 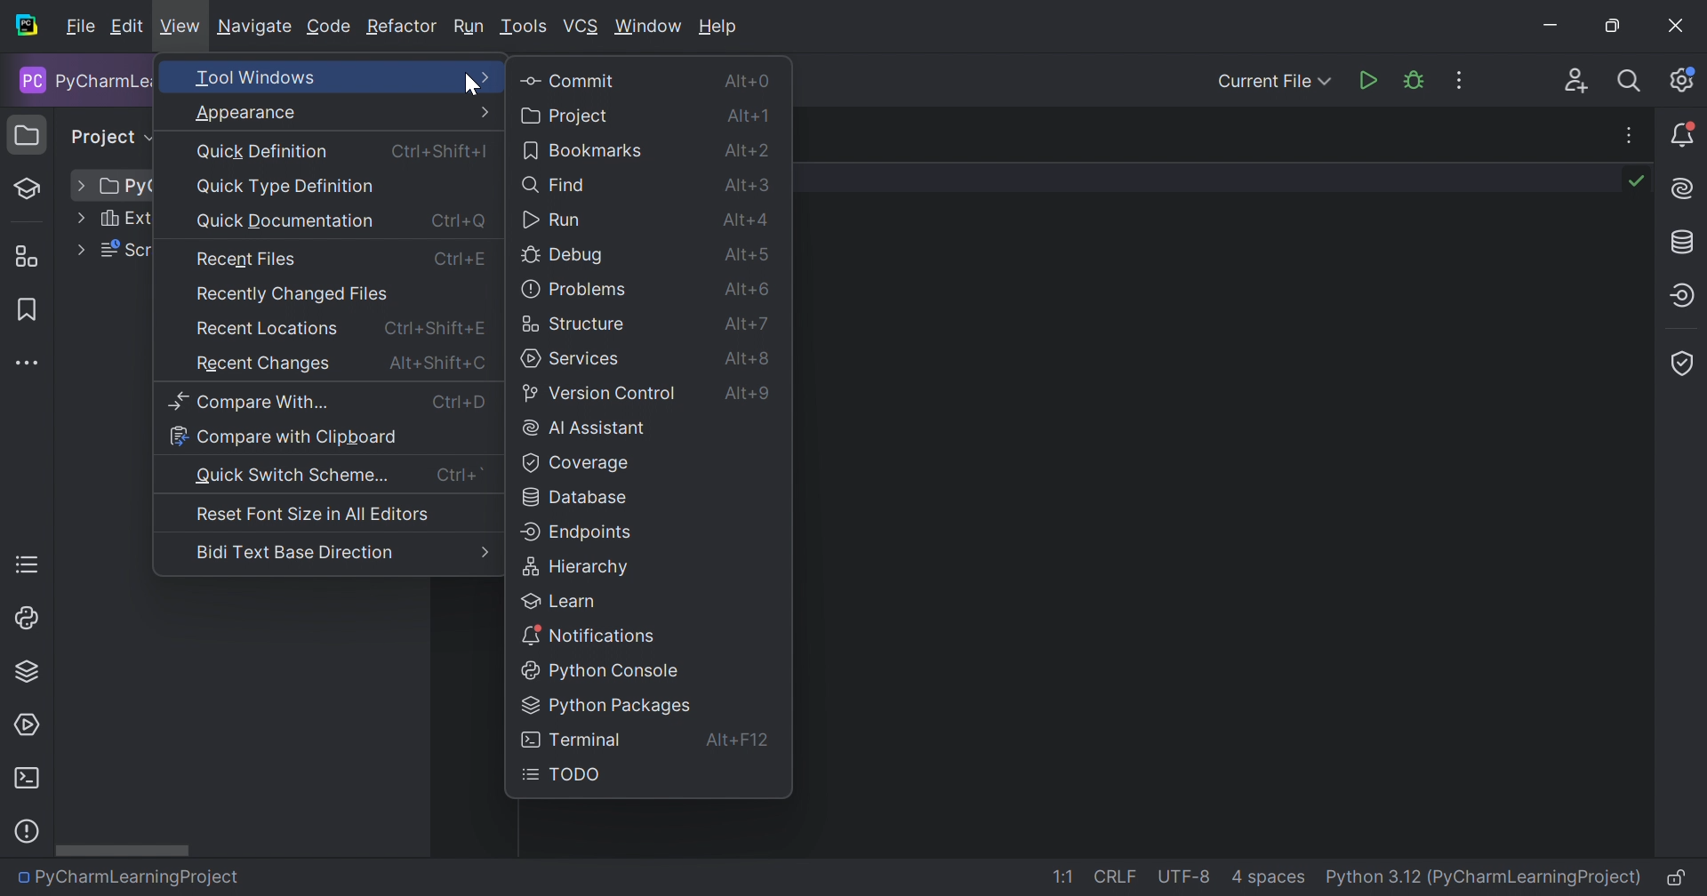 What do you see at coordinates (600, 392) in the screenshot?
I see `Version Control` at bounding box center [600, 392].